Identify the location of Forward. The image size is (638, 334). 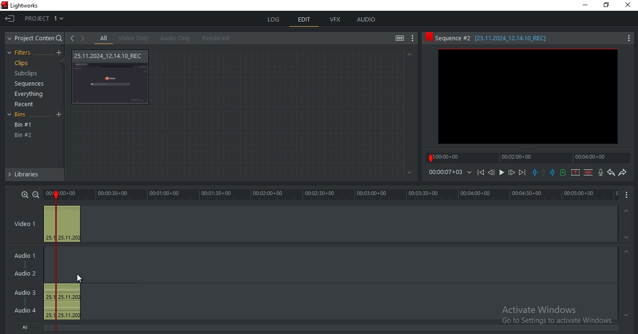
(512, 173).